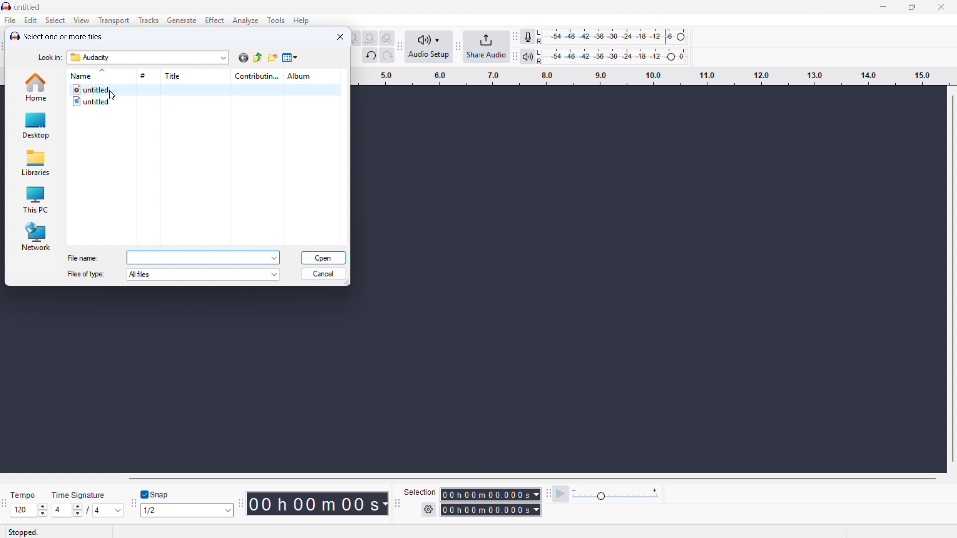  What do you see at coordinates (301, 21) in the screenshot?
I see `help ` at bounding box center [301, 21].